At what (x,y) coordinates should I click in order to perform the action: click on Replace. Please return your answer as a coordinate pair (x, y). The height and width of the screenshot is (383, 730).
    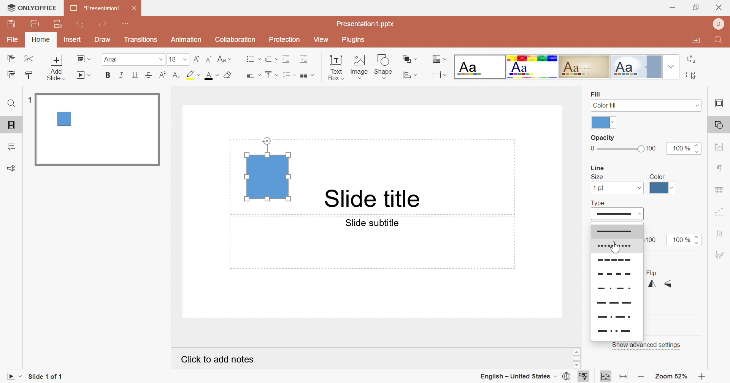
    Looking at the image, I should click on (690, 57).